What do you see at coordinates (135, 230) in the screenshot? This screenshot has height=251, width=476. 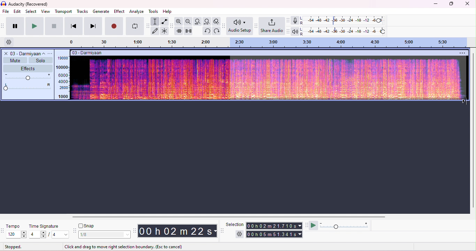 I see `time tool` at bounding box center [135, 230].